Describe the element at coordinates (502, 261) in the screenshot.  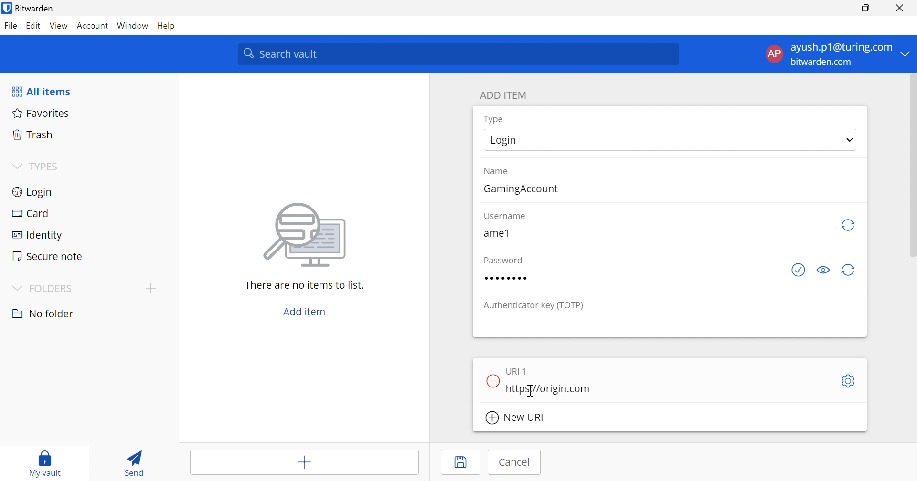
I see `Password` at that location.